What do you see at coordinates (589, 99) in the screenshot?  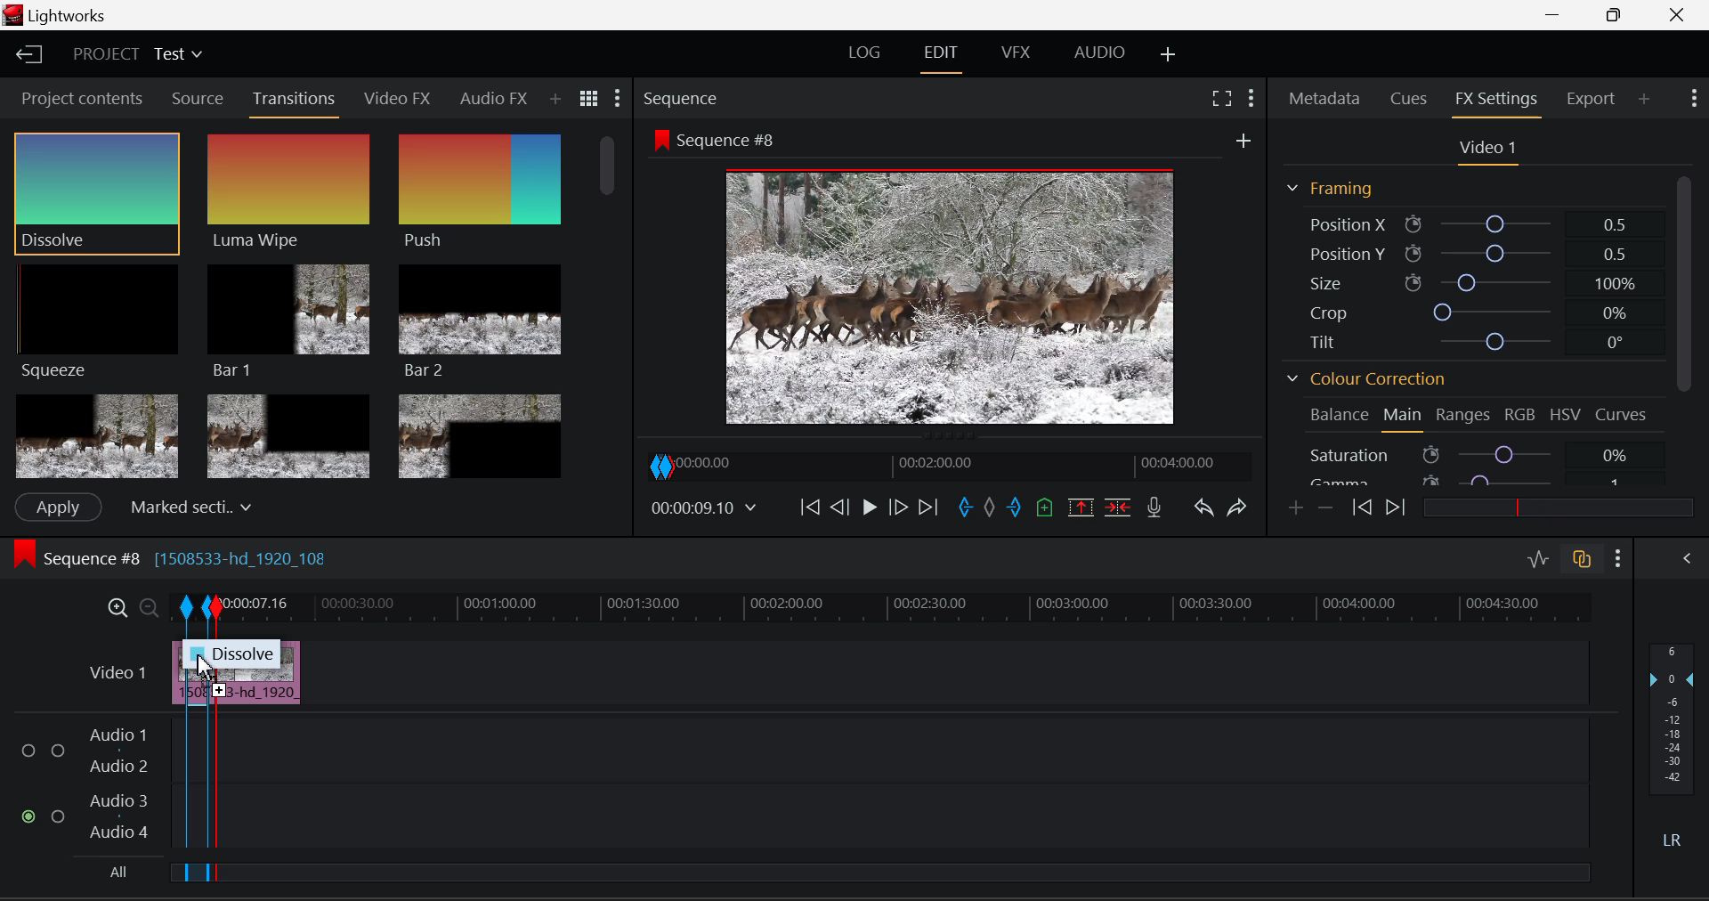 I see `Toggle between list and title view` at bounding box center [589, 99].